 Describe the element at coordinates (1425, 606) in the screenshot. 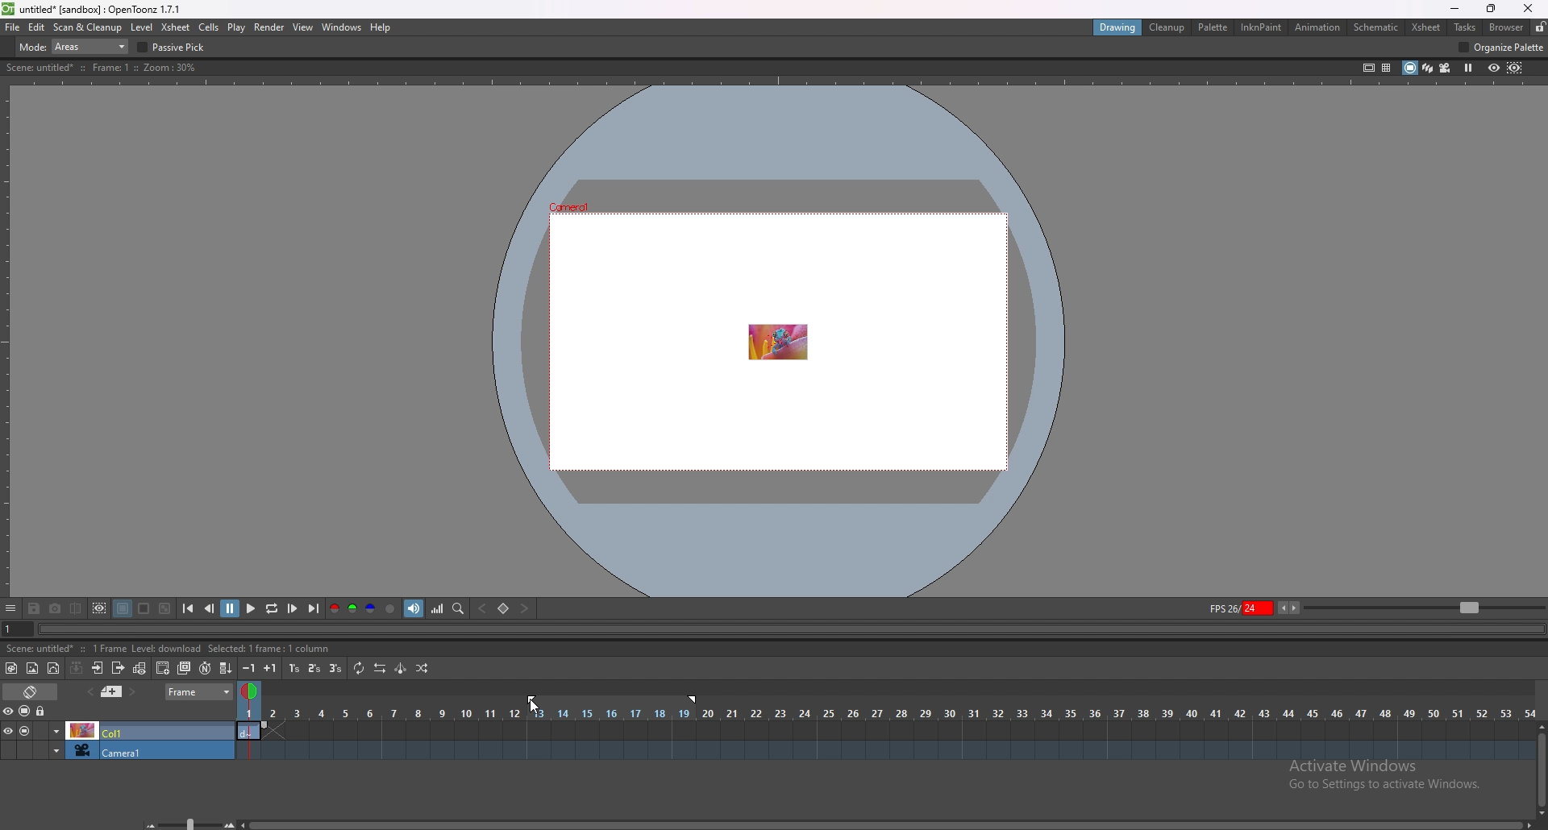

I see `zoom` at that location.